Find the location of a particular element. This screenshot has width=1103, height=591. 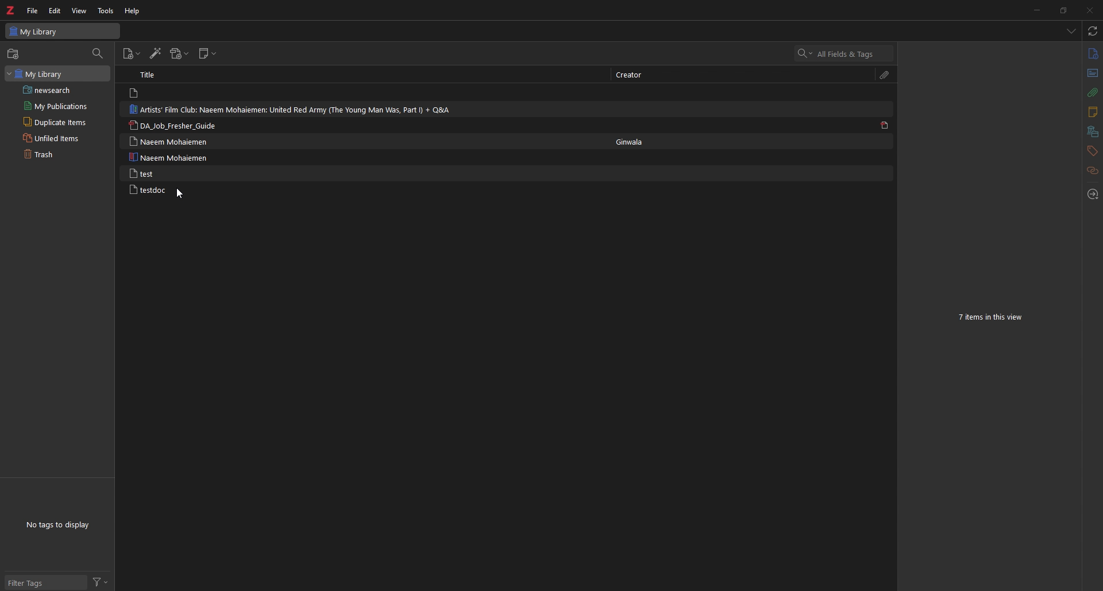

No tags to display is located at coordinates (60, 525).